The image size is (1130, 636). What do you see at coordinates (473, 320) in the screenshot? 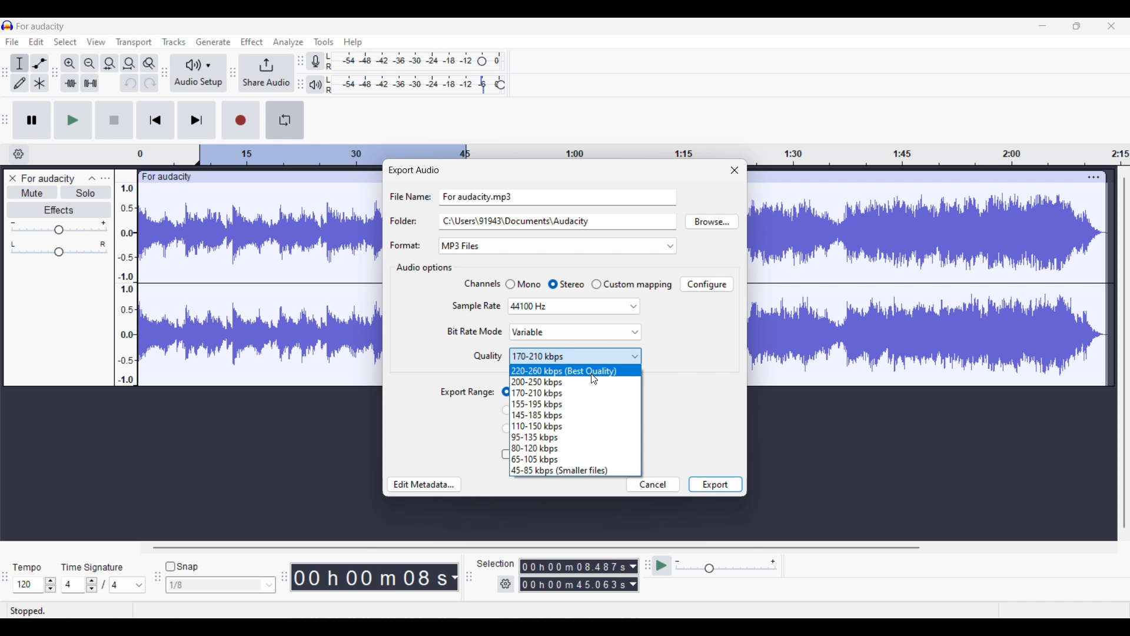
I see `Setting options under current section` at bounding box center [473, 320].